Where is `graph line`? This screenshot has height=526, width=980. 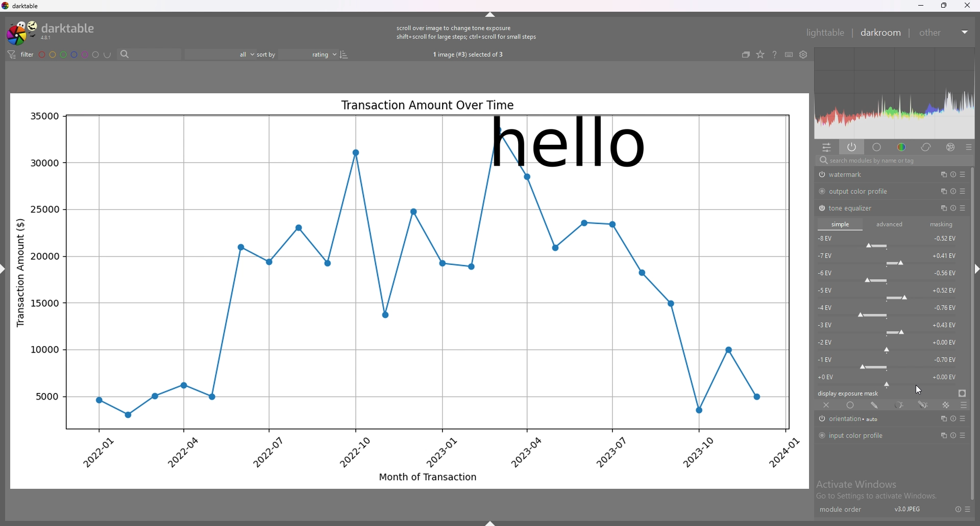 graph line is located at coordinates (431, 300).